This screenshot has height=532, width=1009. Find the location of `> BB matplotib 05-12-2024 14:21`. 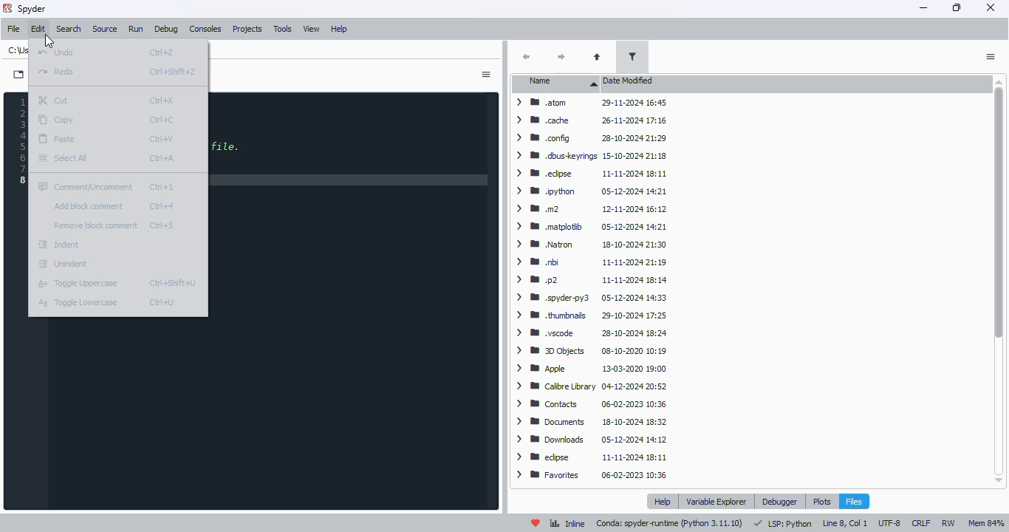

> BB matplotib 05-12-2024 14:21 is located at coordinates (589, 226).